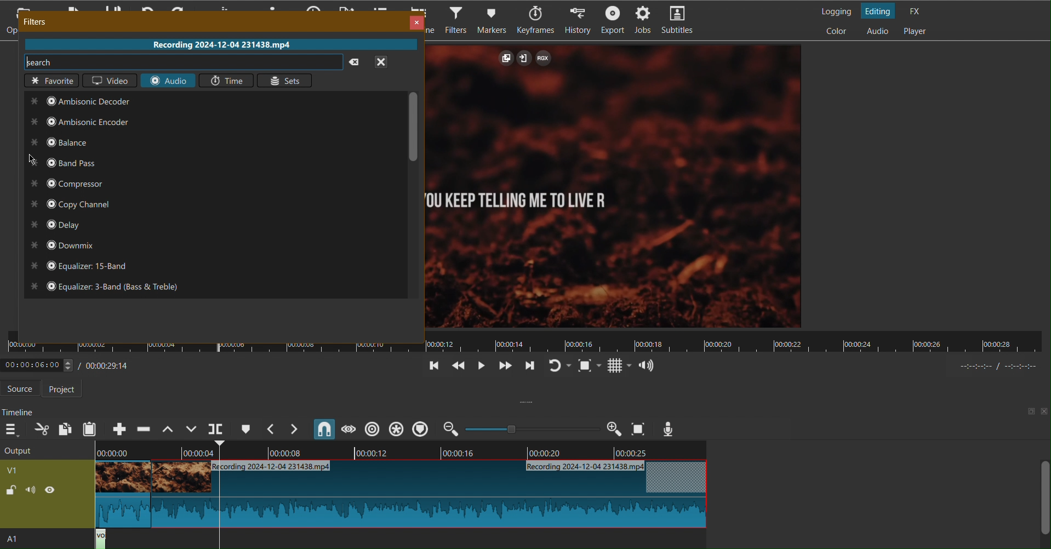 This screenshot has width=1051, height=549. Describe the element at coordinates (669, 428) in the screenshot. I see `Voiceover` at that location.